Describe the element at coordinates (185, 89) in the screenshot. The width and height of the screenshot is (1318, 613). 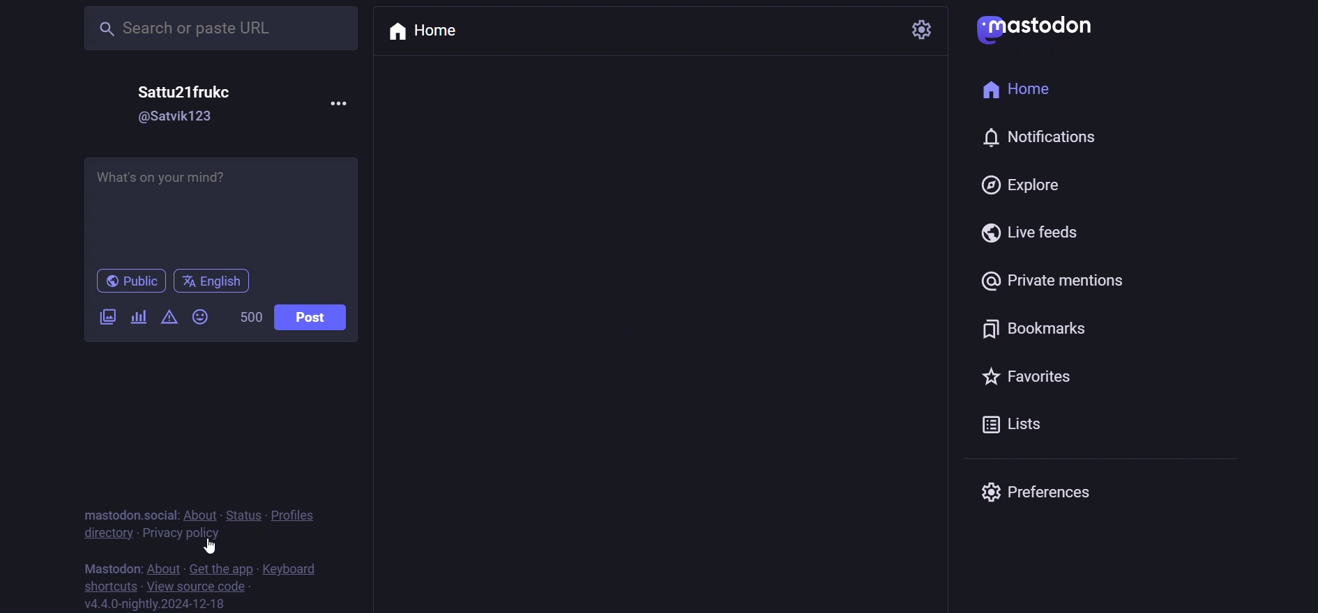
I see `Sattu21frukc` at that location.